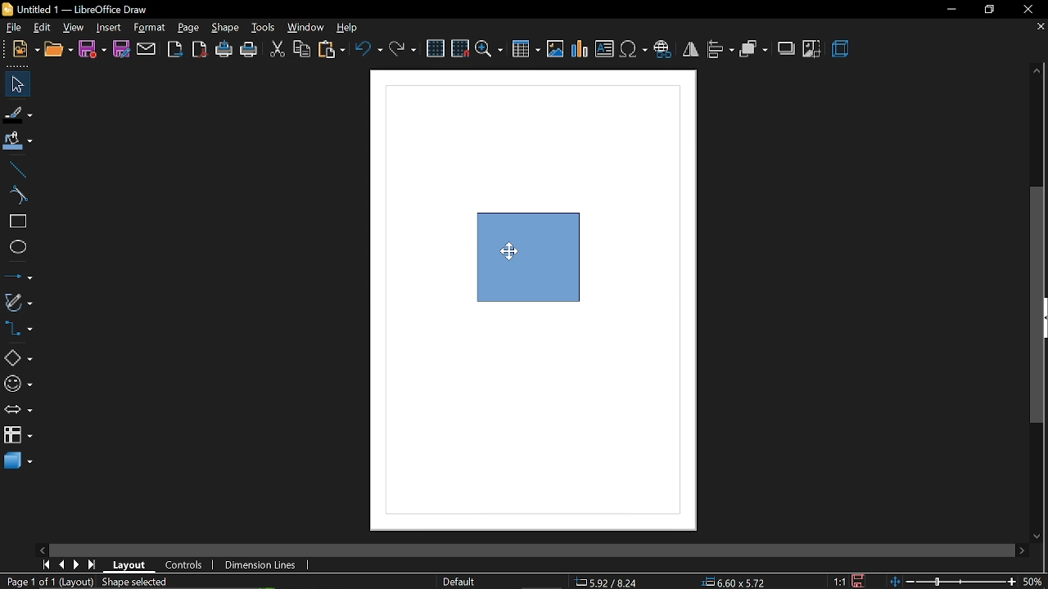 The image size is (1048, 589). What do you see at coordinates (131, 564) in the screenshot?
I see `layout` at bounding box center [131, 564].